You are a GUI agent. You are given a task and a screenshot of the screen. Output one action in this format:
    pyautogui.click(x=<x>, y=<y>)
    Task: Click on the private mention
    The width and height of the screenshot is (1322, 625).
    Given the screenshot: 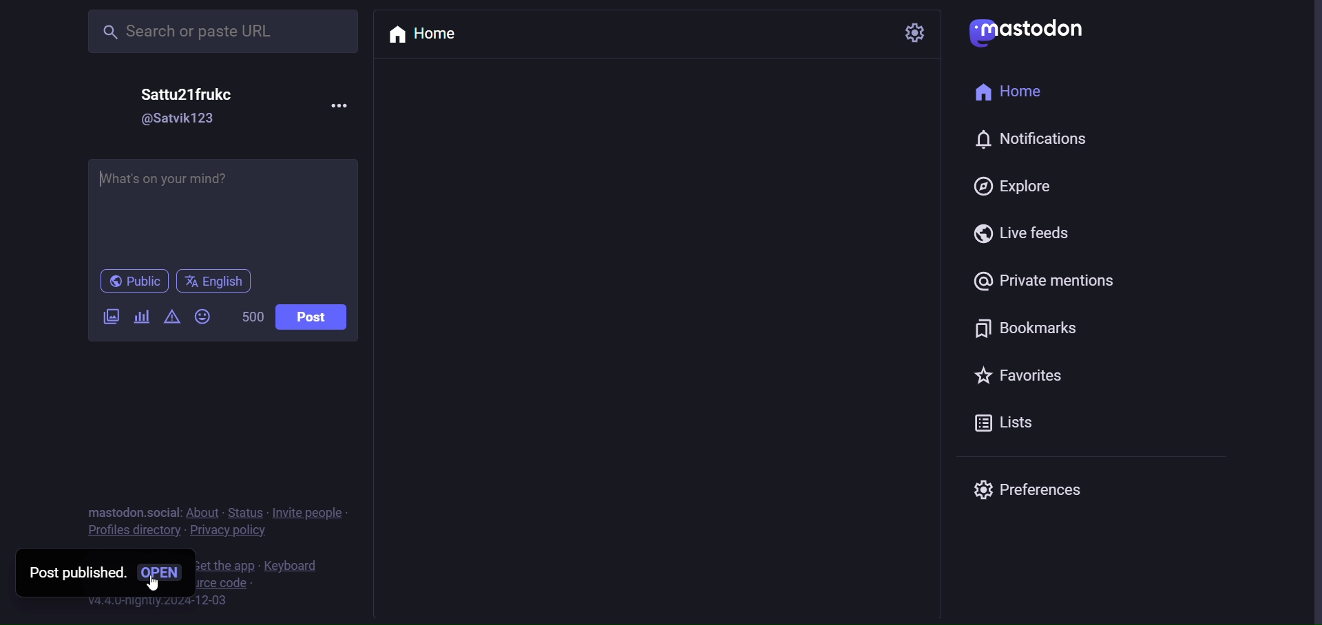 What is the action you would take?
    pyautogui.click(x=1040, y=279)
    